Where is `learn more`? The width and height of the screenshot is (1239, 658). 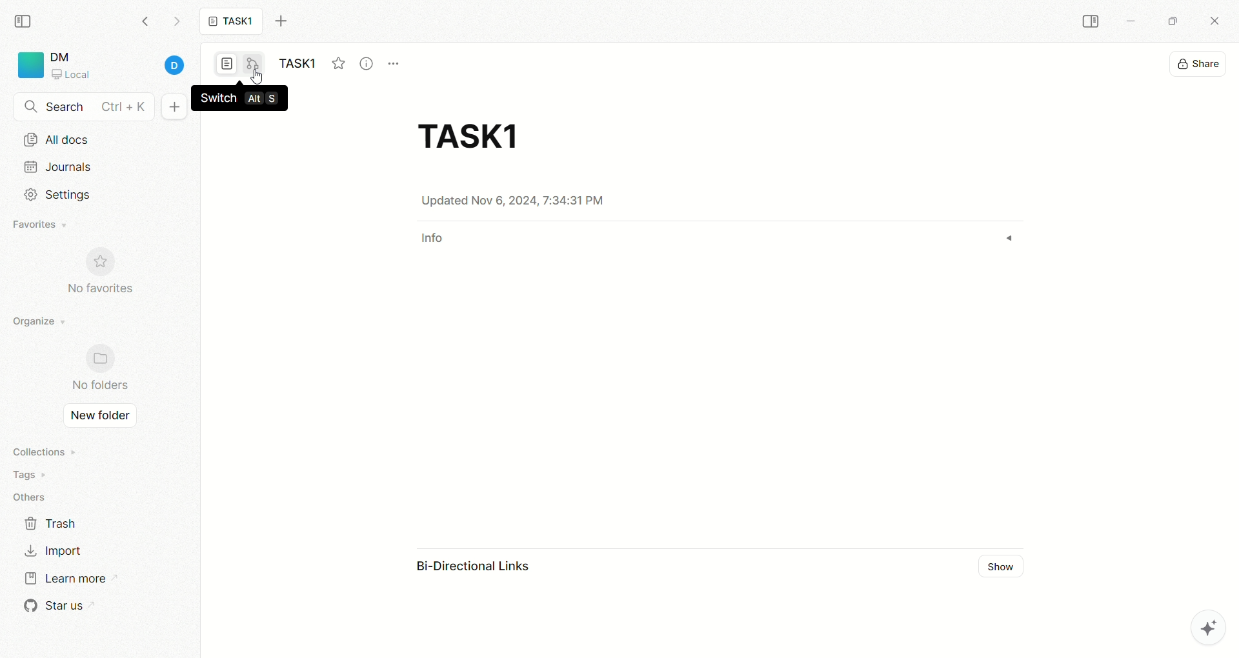 learn more is located at coordinates (64, 577).